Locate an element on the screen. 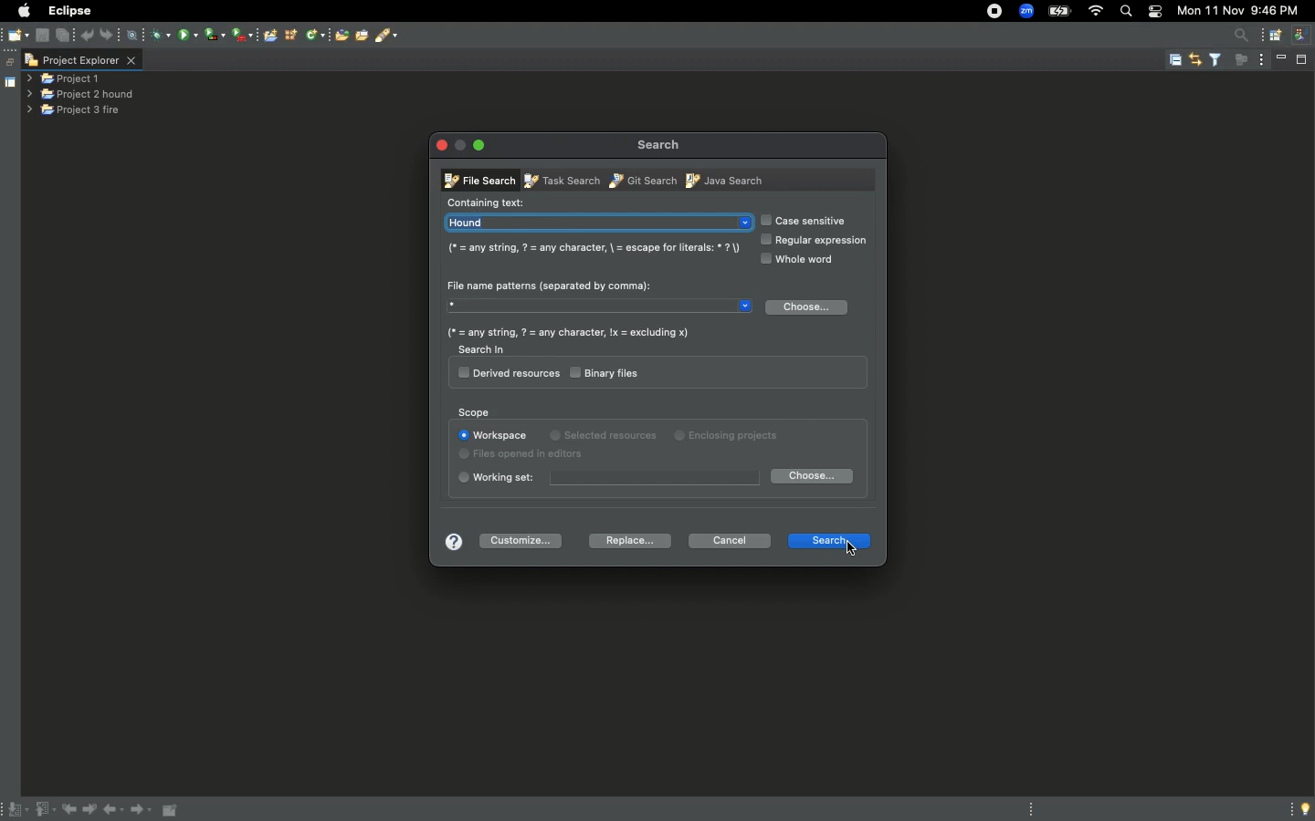  save is located at coordinates (43, 36).